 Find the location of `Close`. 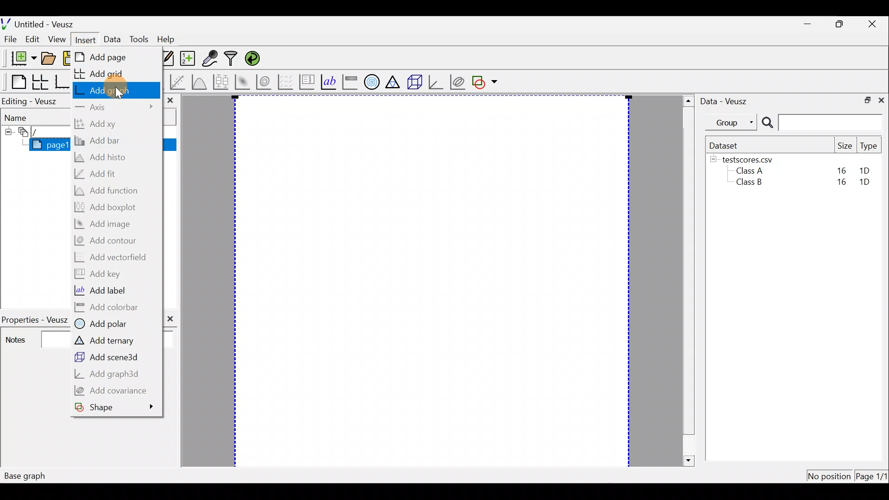

Close is located at coordinates (875, 23).